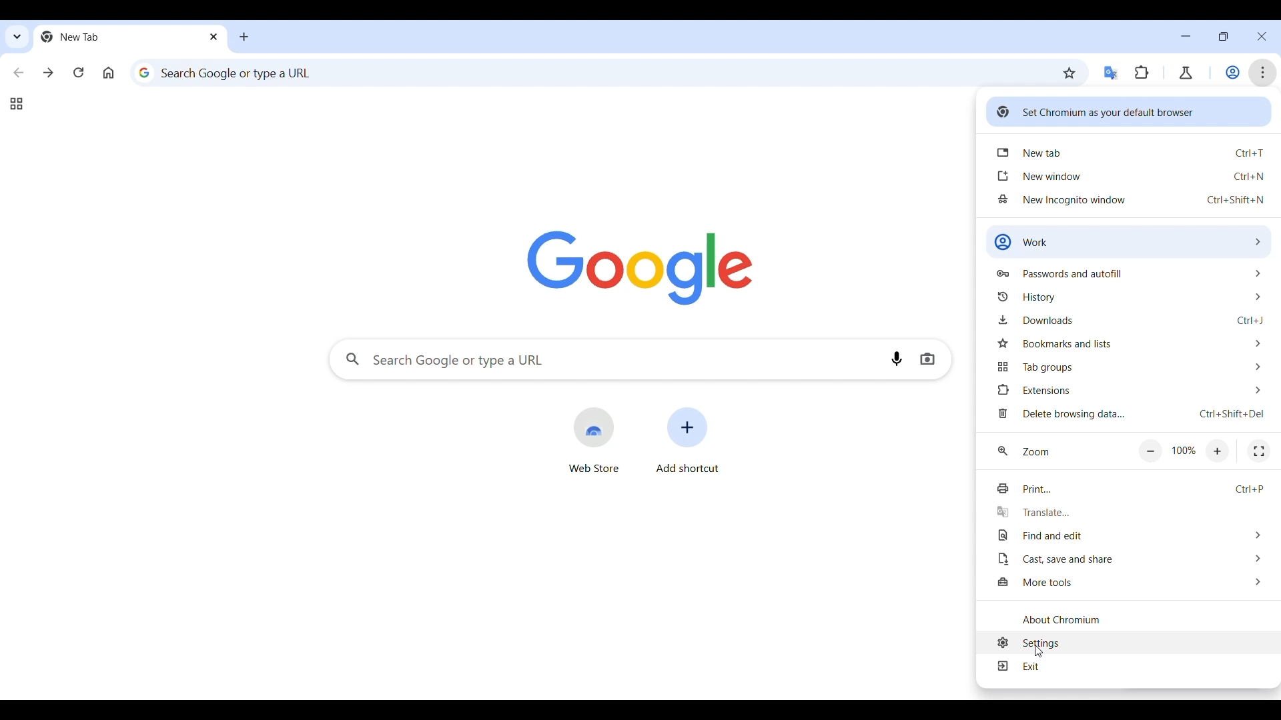  What do you see at coordinates (594, 441) in the screenshot?
I see `Open Google web store` at bounding box center [594, 441].